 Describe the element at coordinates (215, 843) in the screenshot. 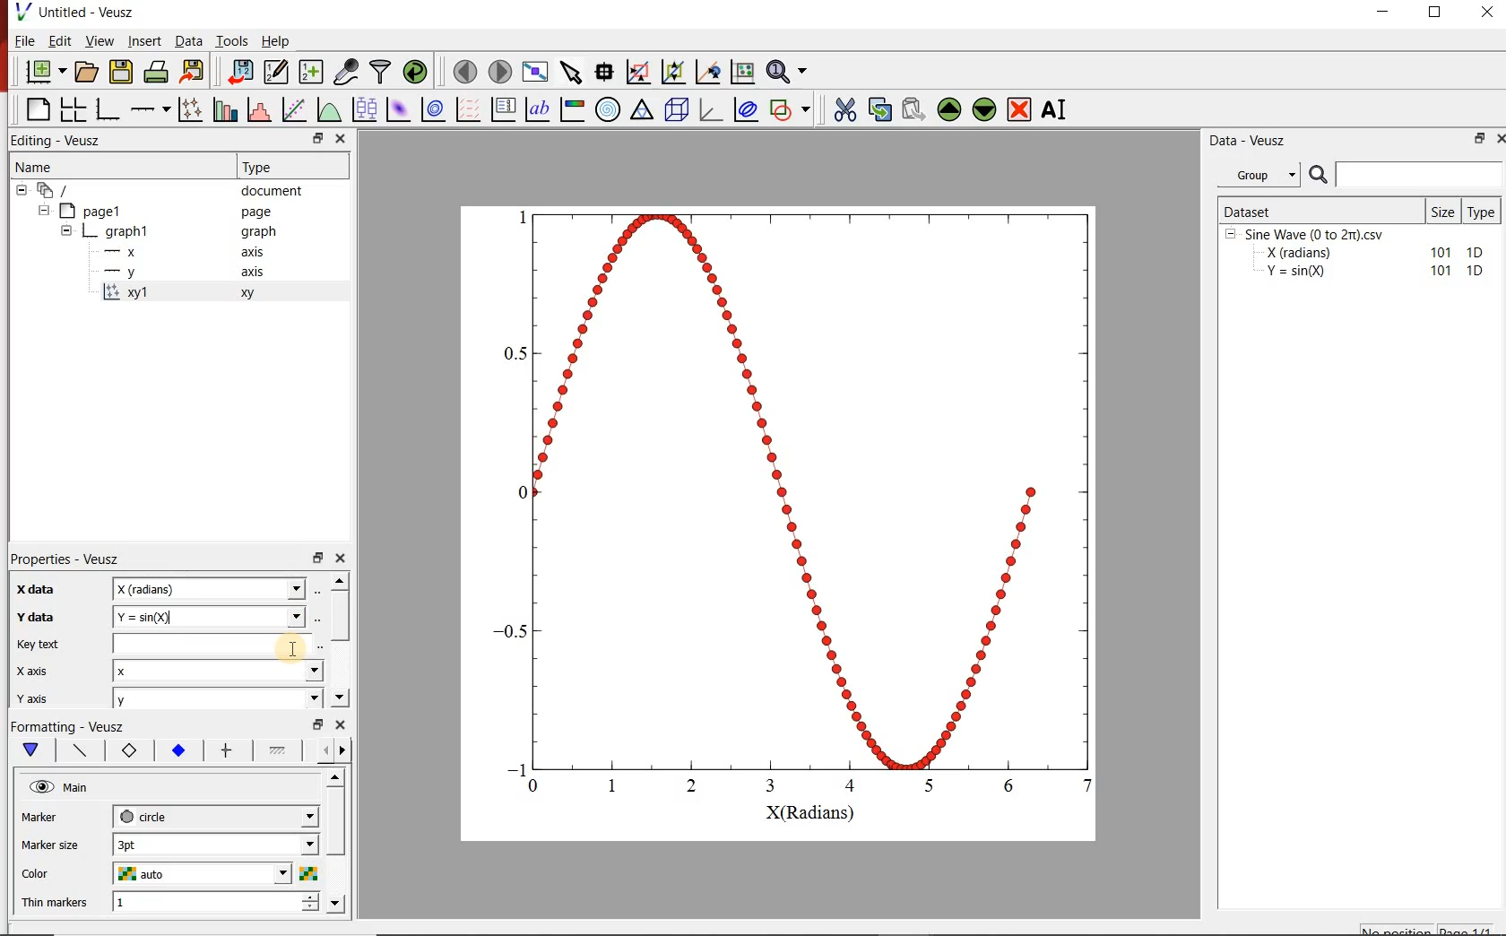

I see `3 pt` at that location.